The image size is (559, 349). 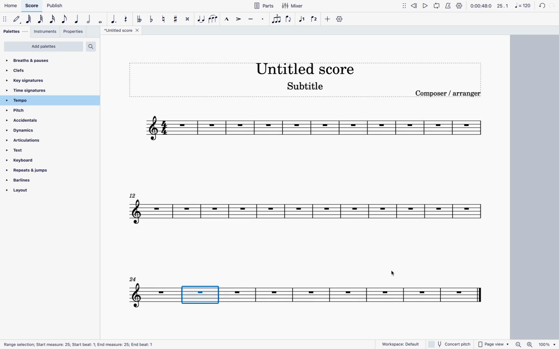 What do you see at coordinates (450, 344) in the screenshot?
I see `concert pitch` at bounding box center [450, 344].